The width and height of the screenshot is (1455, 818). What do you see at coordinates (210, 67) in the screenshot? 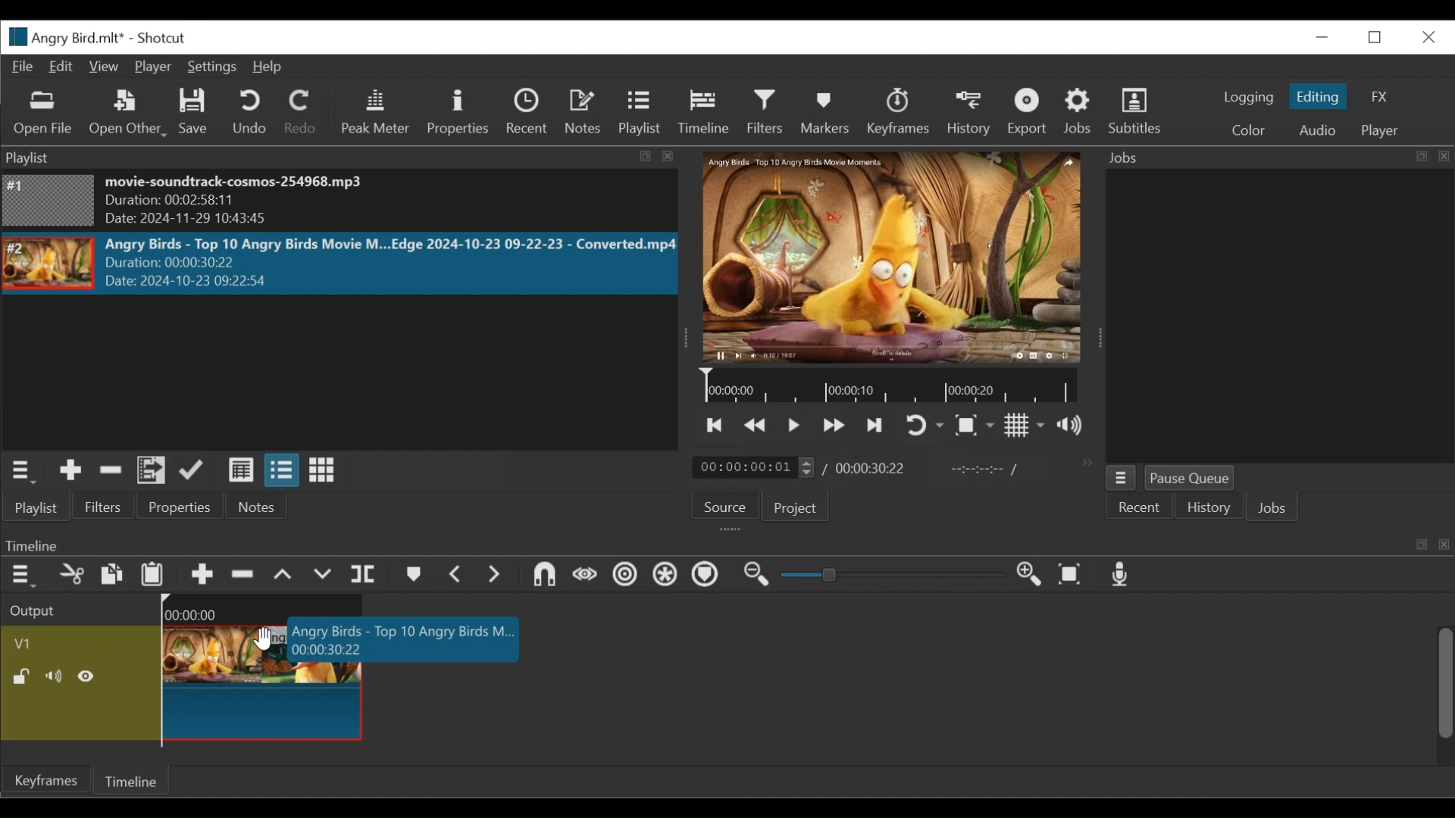
I see `Settings` at bounding box center [210, 67].